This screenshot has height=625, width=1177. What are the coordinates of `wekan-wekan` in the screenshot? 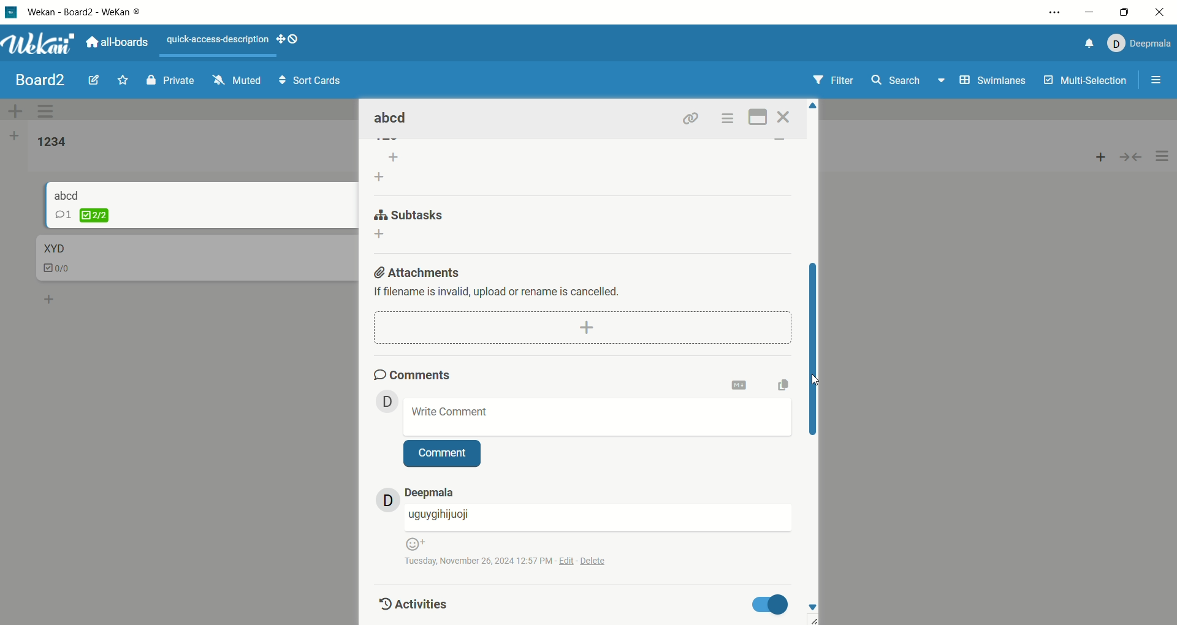 It's located at (84, 13).